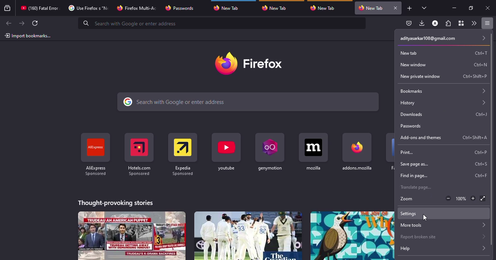  What do you see at coordinates (251, 63) in the screenshot?
I see `firefox` at bounding box center [251, 63].